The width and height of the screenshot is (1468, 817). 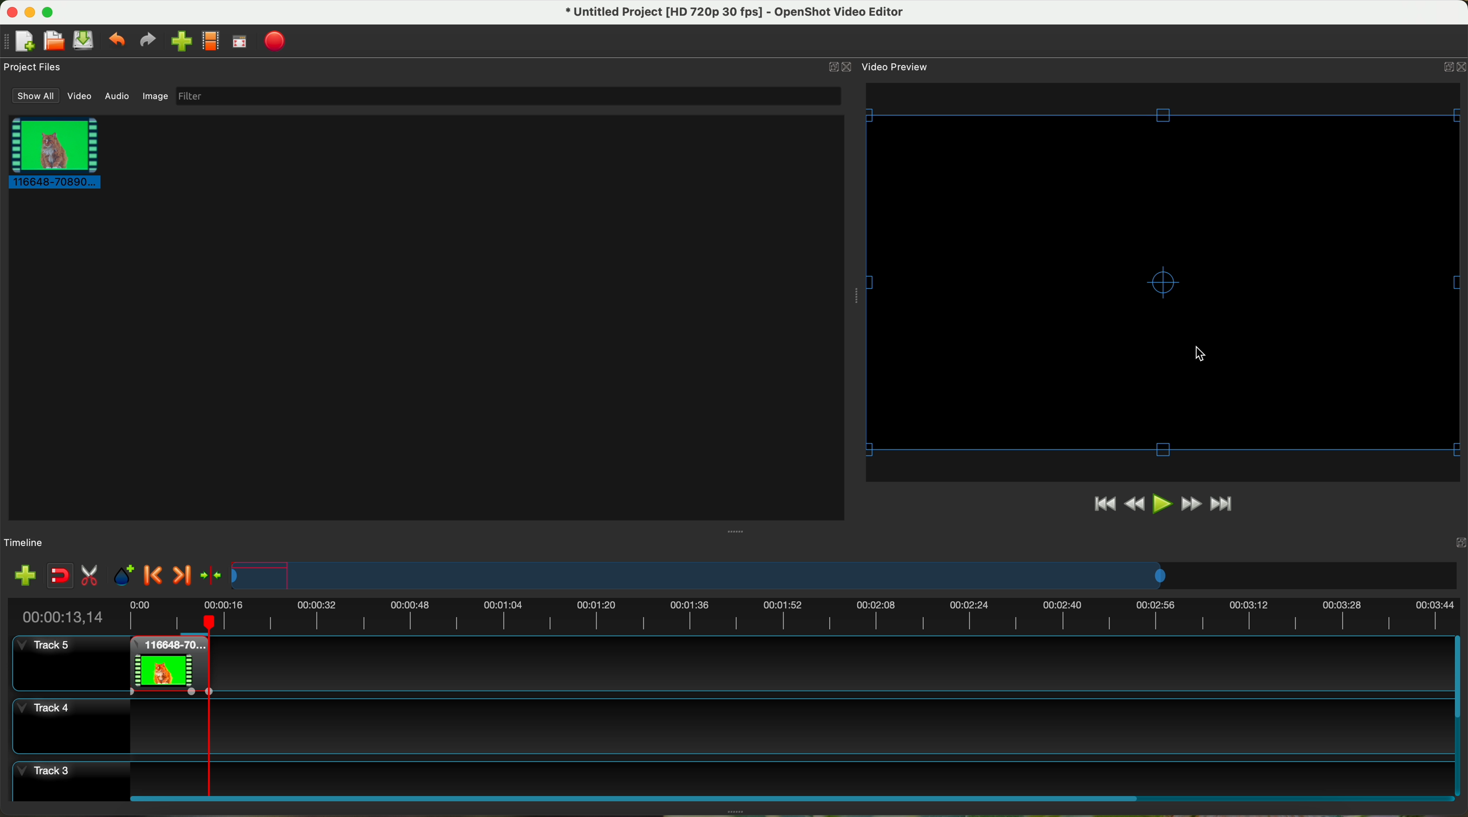 I want to click on video, so click(x=1165, y=282).